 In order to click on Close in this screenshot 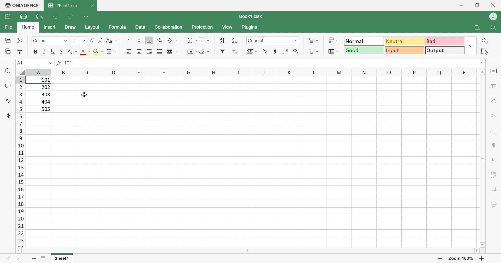, I will do `click(93, 5)`.